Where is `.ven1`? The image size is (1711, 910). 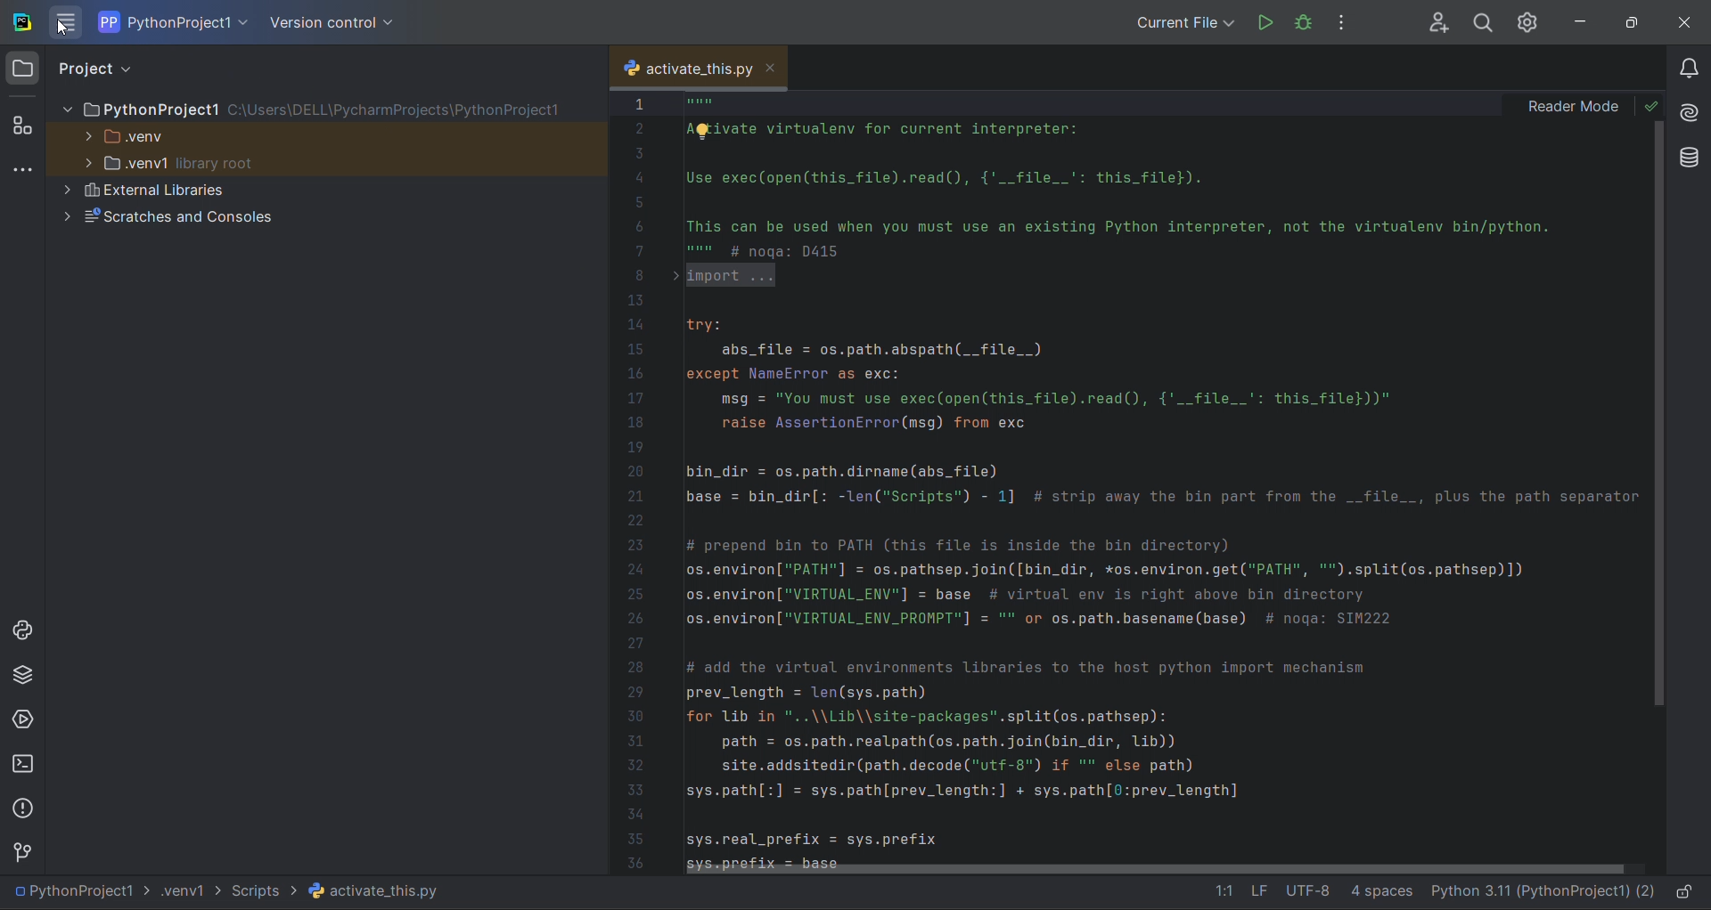 .ven1 is located at coordinates (211, 164).